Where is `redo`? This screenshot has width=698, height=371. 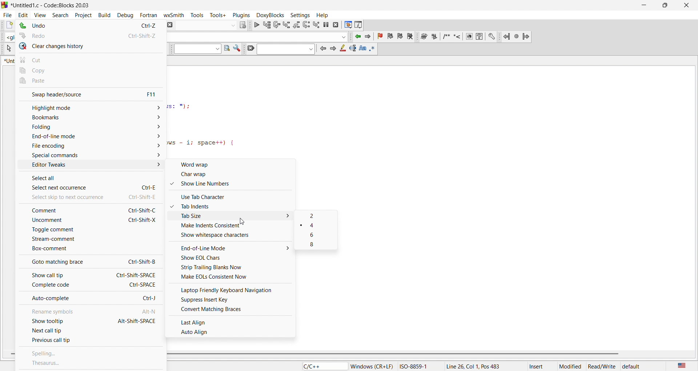 redo is located at coordinates (66, 36).